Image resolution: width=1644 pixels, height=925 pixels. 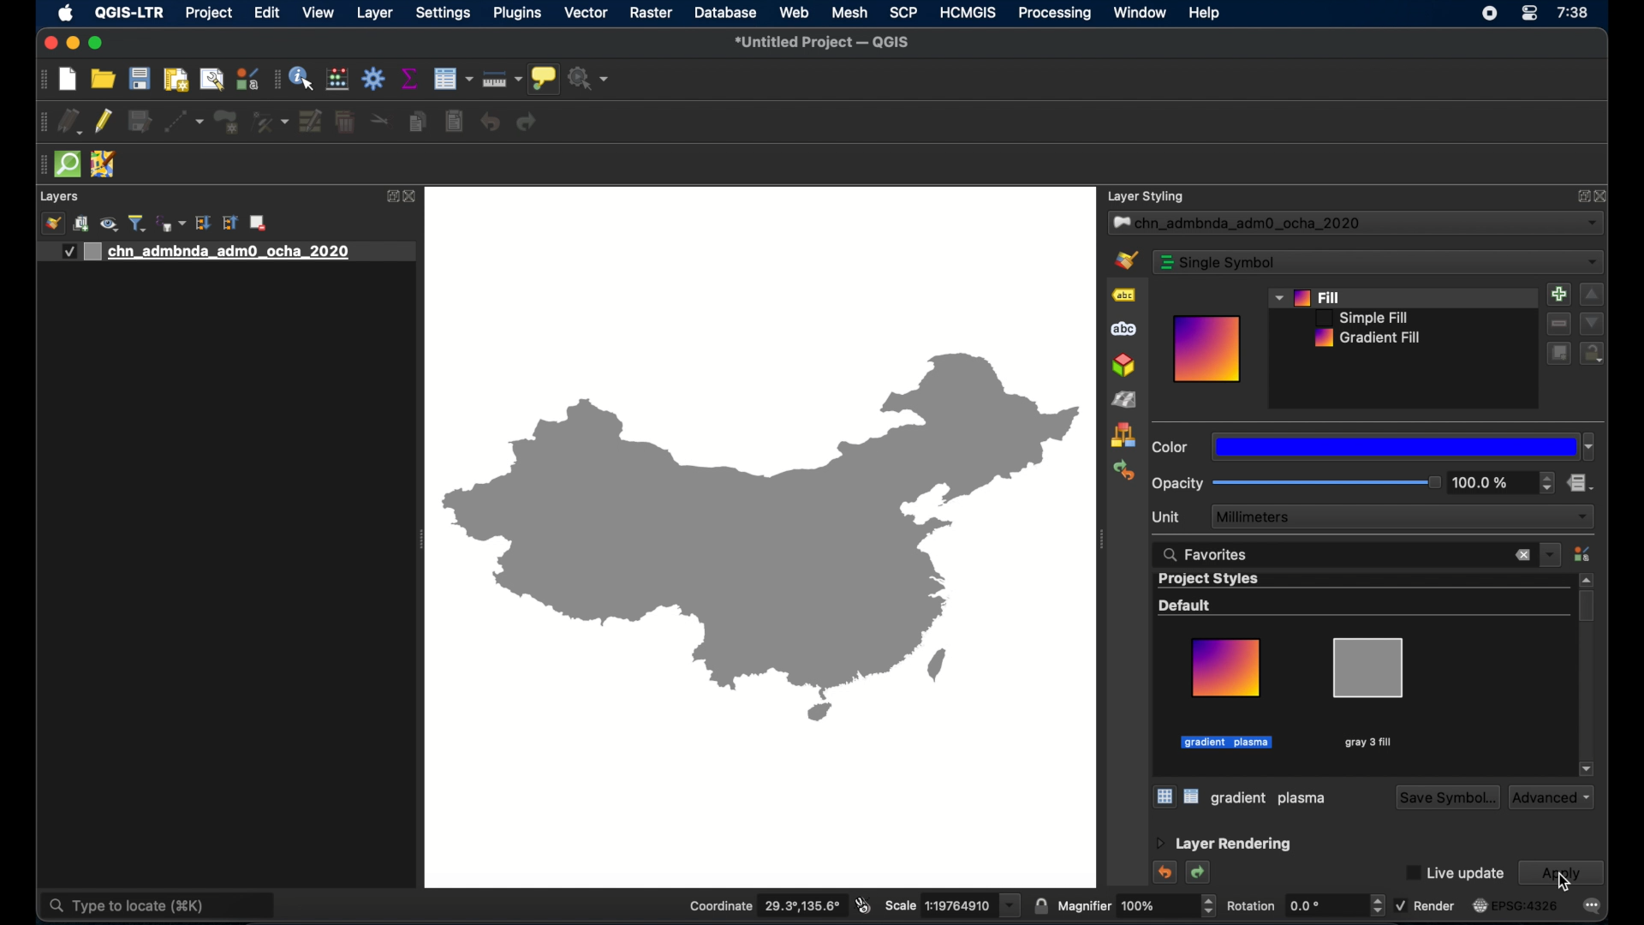 What do you see at coordinates (1292, 906) in the screenshot?
I see `rotation` at bounding box center [1292, 906].